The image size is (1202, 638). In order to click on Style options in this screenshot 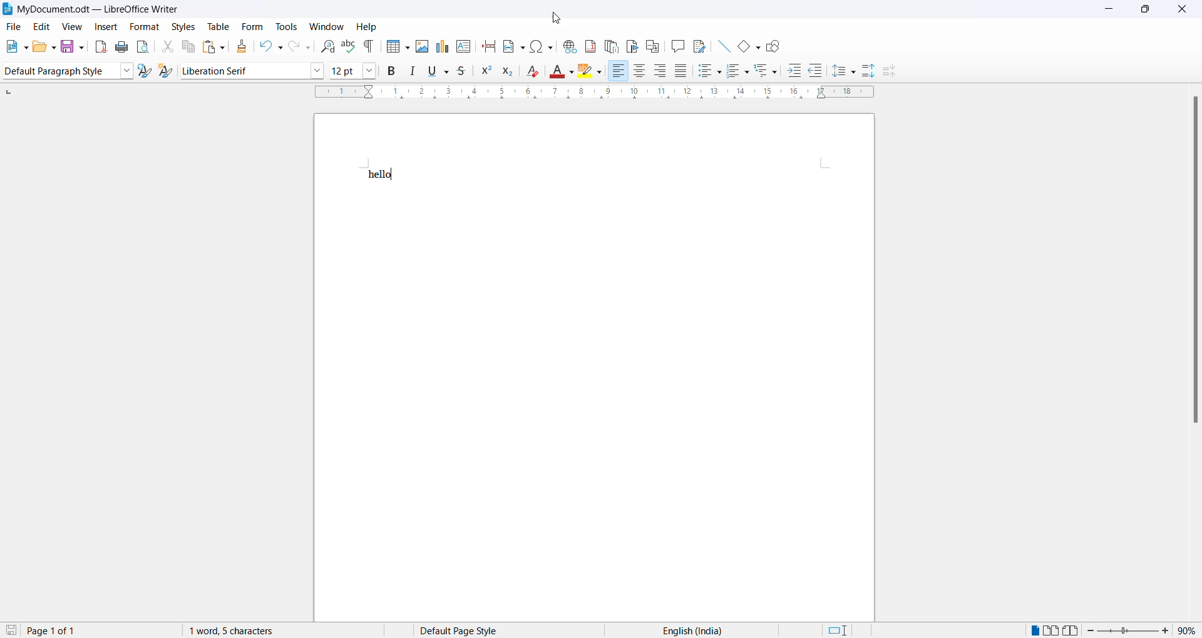, I will do `click(126, 71)`.